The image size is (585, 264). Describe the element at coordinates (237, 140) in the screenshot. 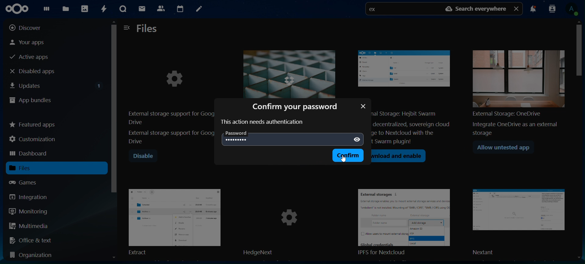

I see `password ` at that location.